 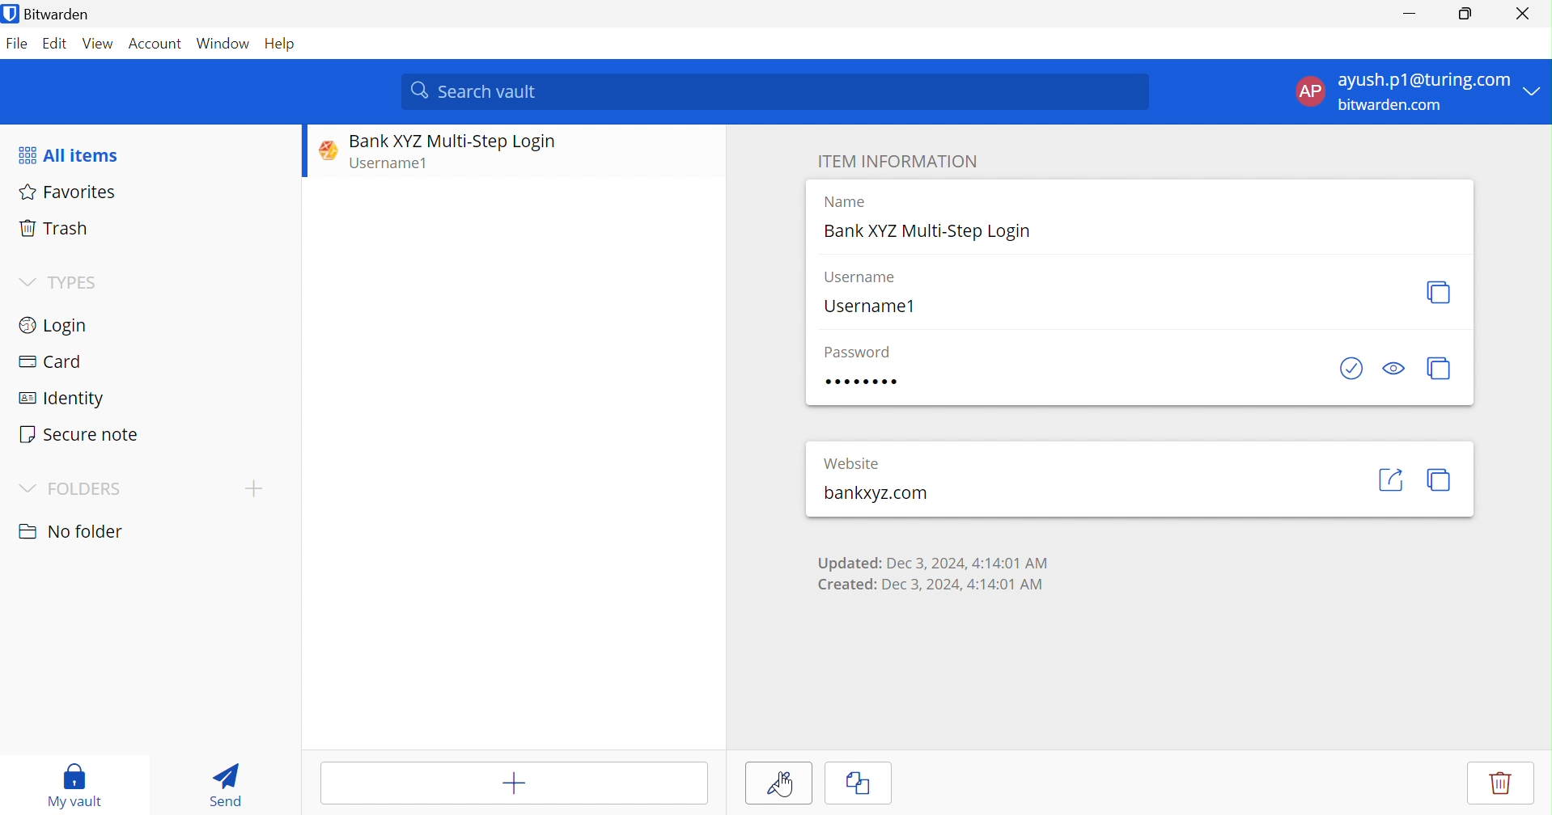 I want to click on ITEM INFORMATION, so click(x=898, y=163).